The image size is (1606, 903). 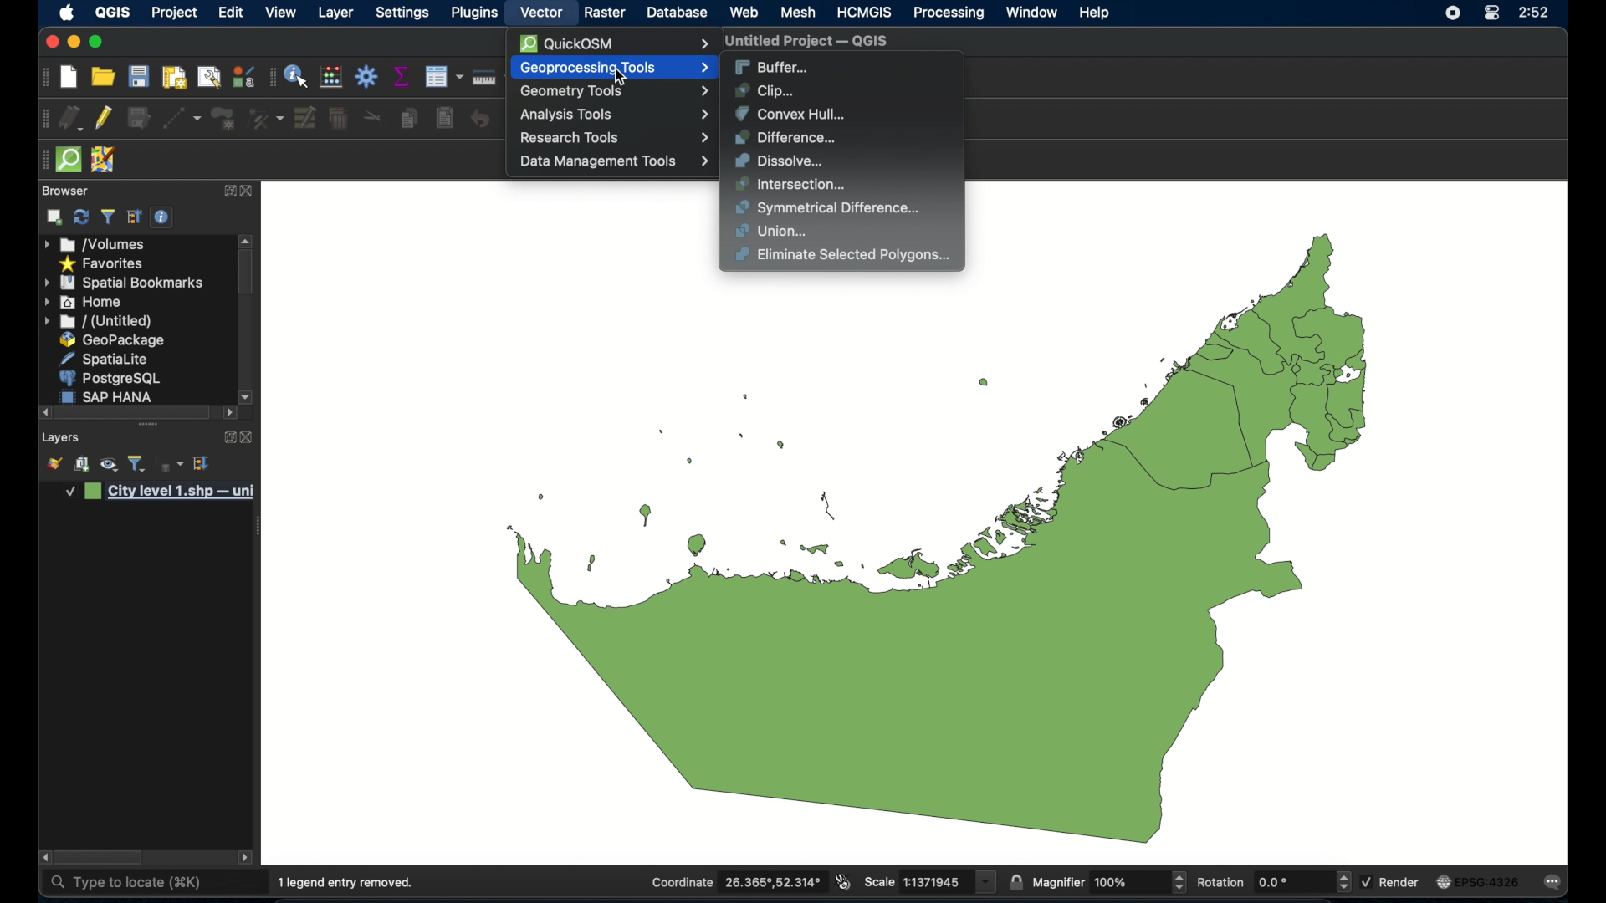 I want to click on print layout, so click(x=172, y=79).